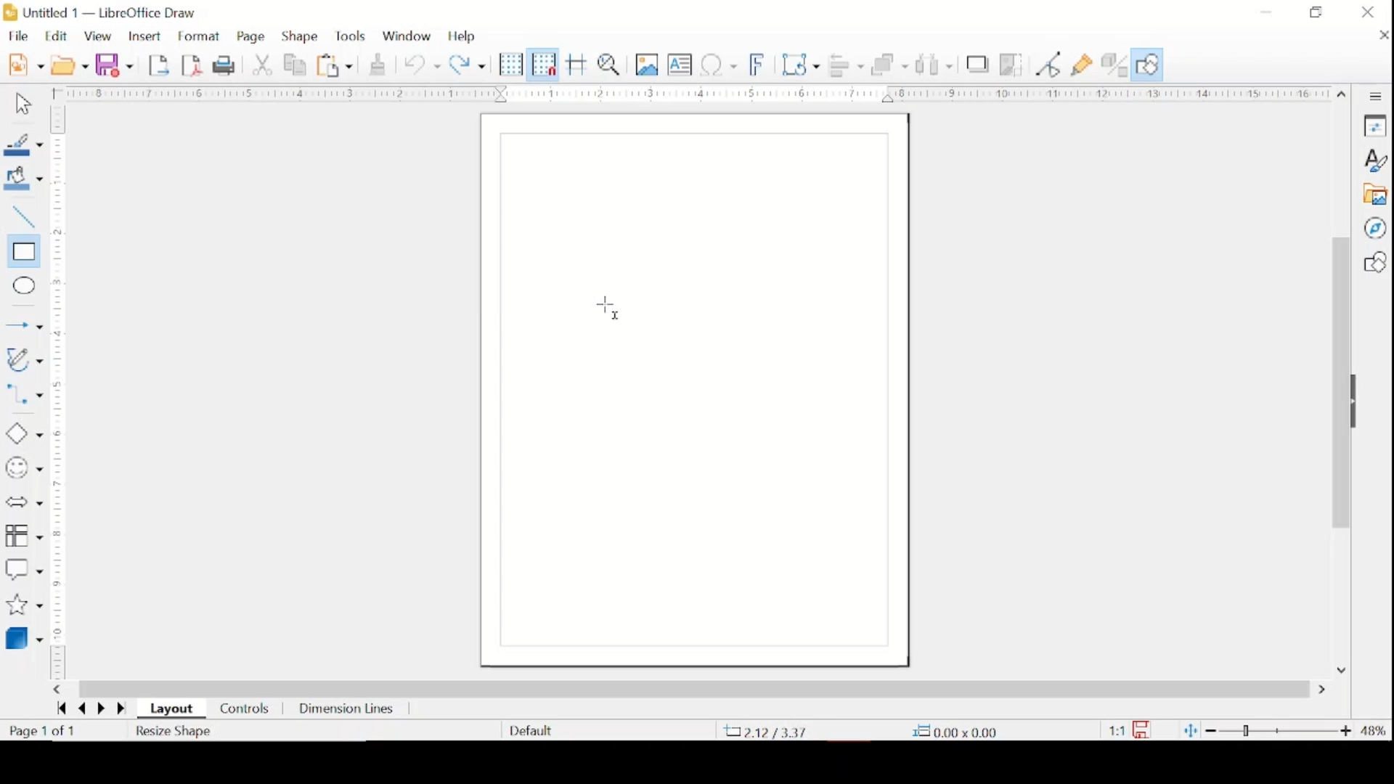 Image resolution: width=1394 pixels, height=784 pixels. What do you see at coordinates (1374, 228) in the screenshot?
I see `navigator` at bounding box center [1374, 228].